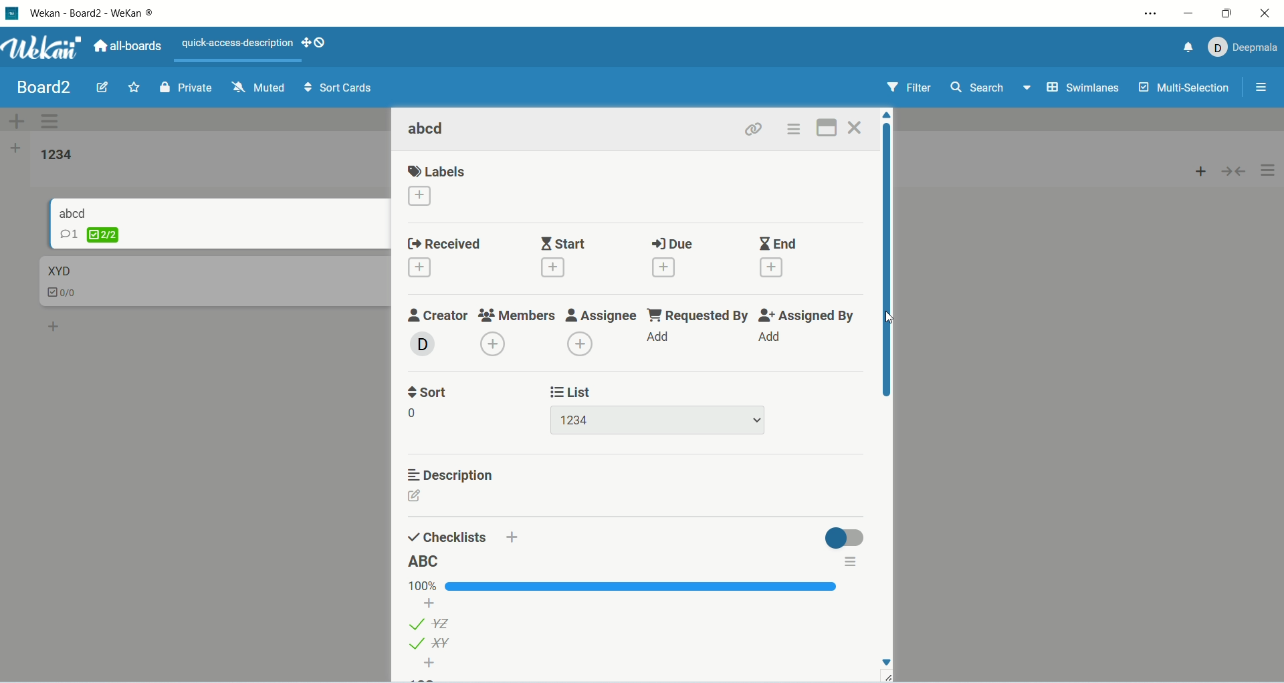 The image size is (1284, 683). I want to click on filter, so click(909, 88).